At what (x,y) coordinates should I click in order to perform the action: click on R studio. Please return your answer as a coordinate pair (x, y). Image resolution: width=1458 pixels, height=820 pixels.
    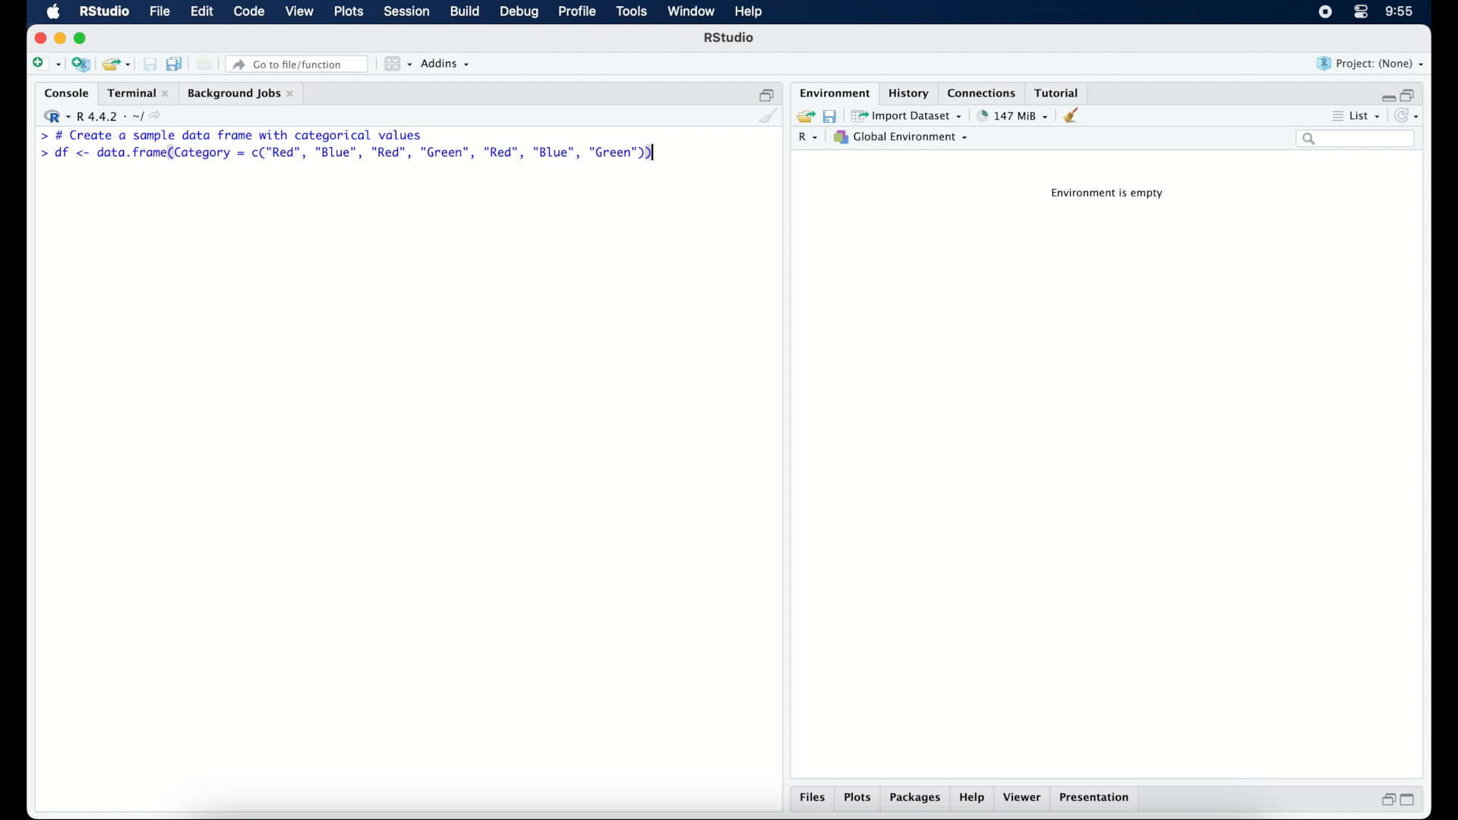
    Looking at the image, I should click on (104, 12).